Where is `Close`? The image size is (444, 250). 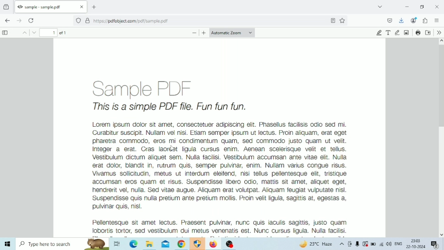
Close is located at coordinates (437, 7).